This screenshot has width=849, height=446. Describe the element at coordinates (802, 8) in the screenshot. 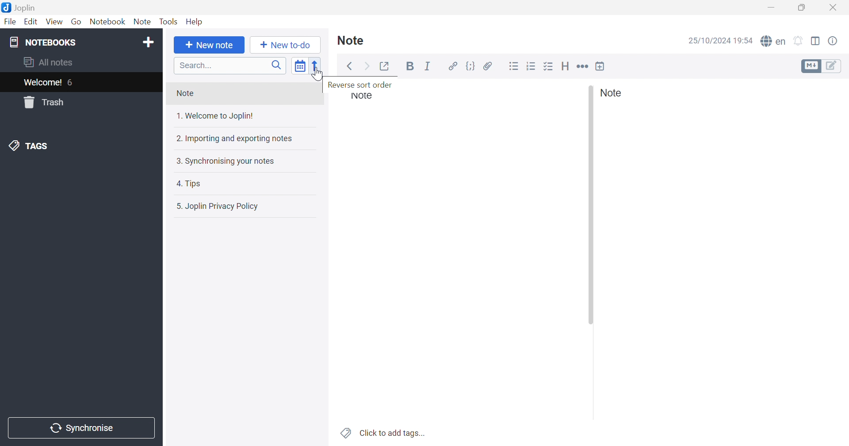

I see `Restore Down` at that location.